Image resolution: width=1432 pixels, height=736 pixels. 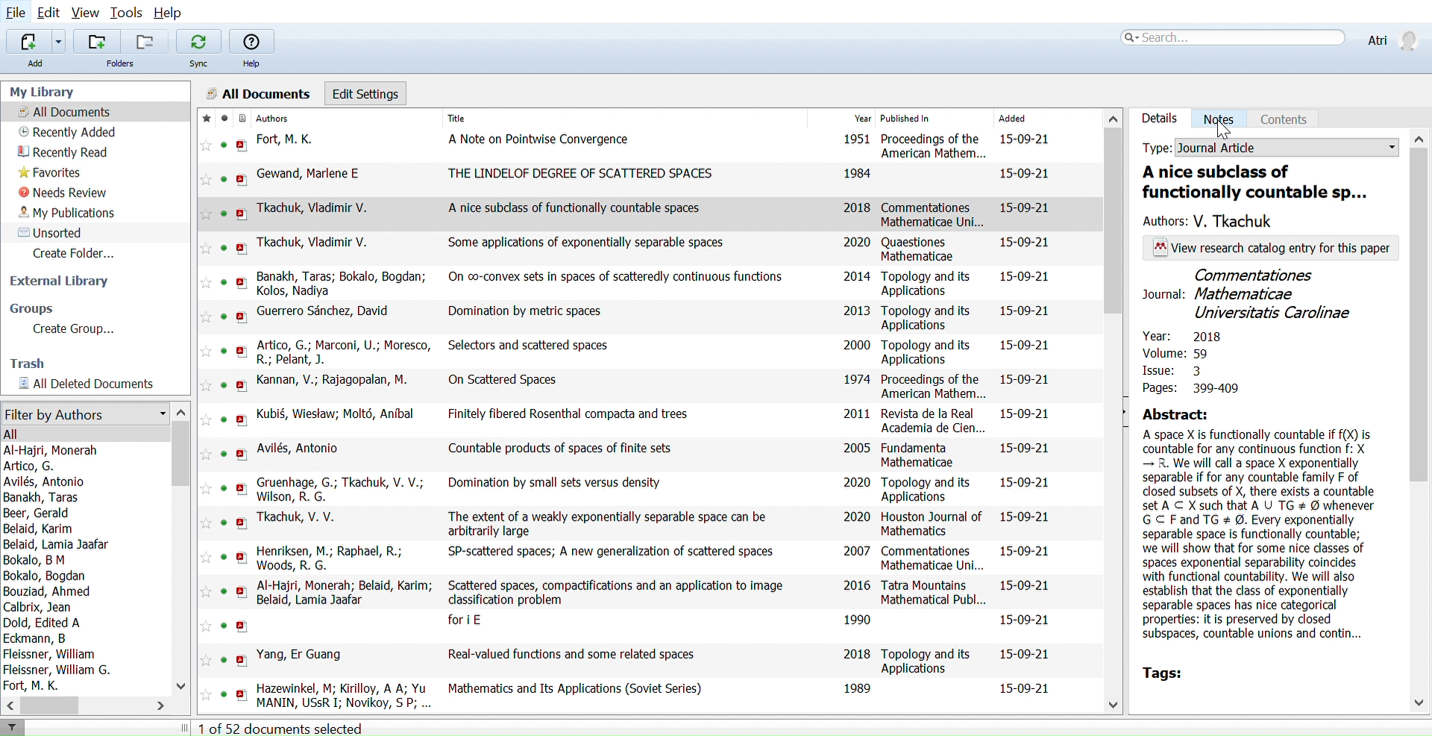 What do you see at coordinates (928, 284) in the screenshot?
I see `Topology and its Applications` at bounding box center [928, 284].